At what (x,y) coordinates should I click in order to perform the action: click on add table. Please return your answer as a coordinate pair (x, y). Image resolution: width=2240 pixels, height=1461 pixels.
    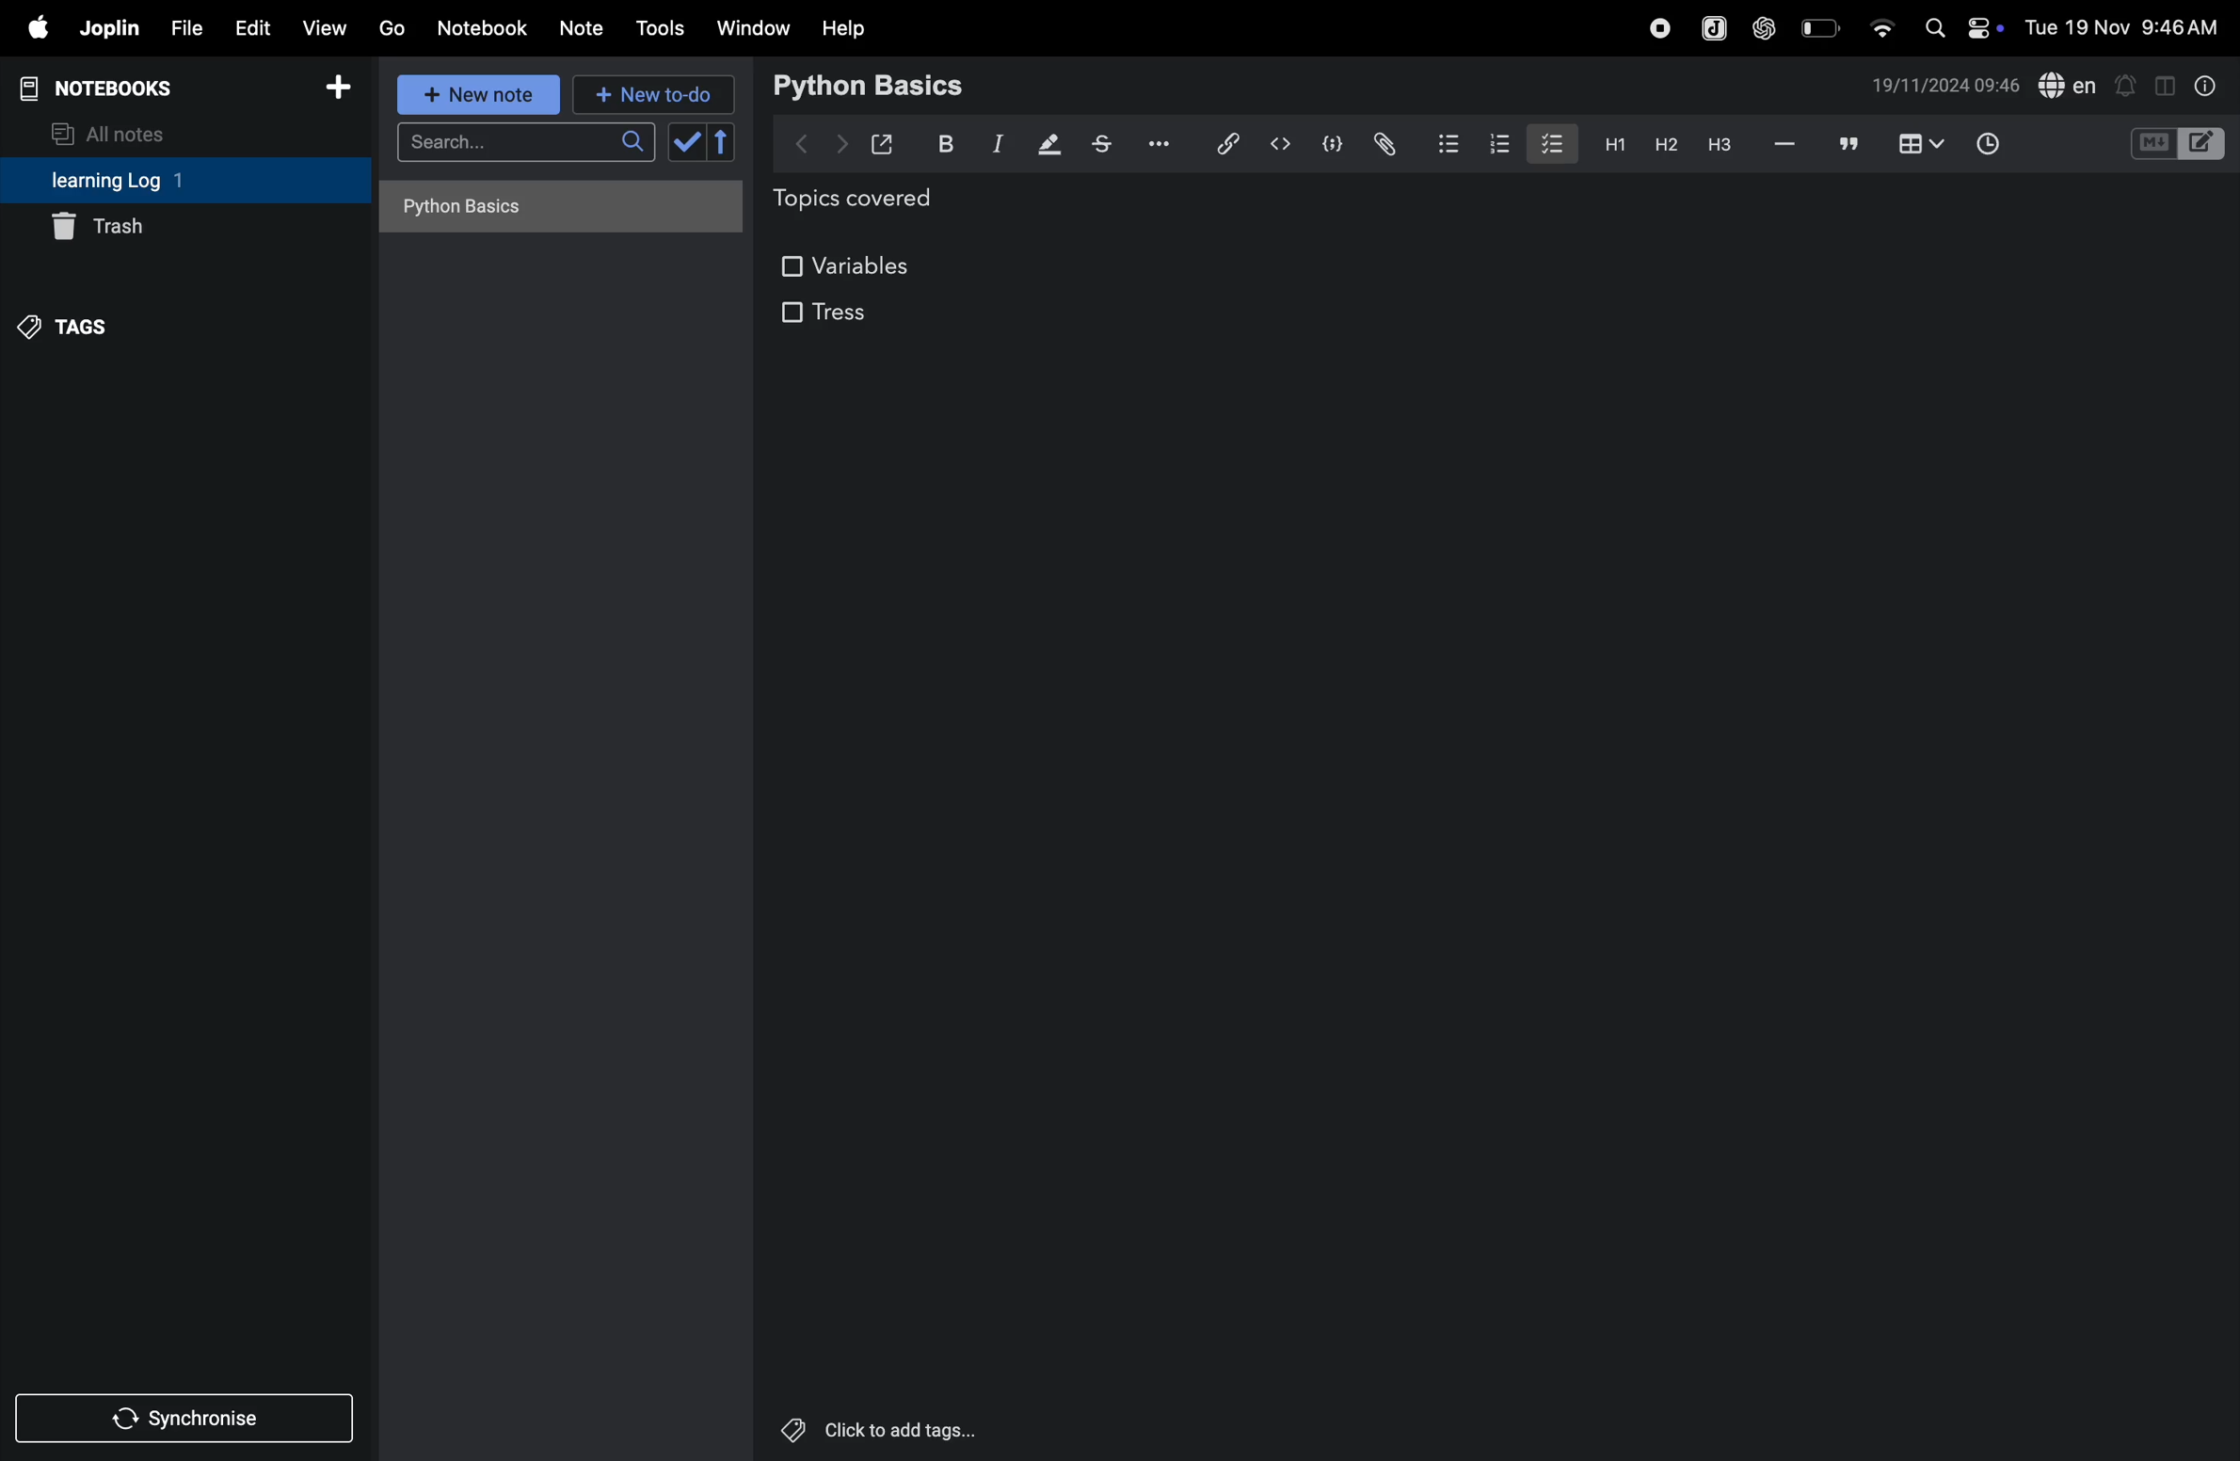
    Looking at the image, I should click on (1917, 145).